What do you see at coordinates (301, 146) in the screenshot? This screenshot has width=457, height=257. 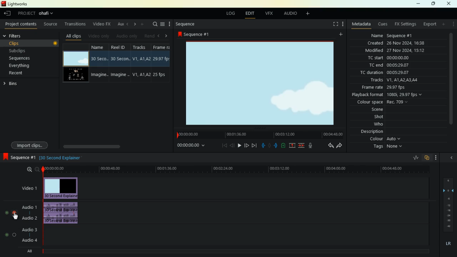 I see `merge` at bounding box center [301, 146].